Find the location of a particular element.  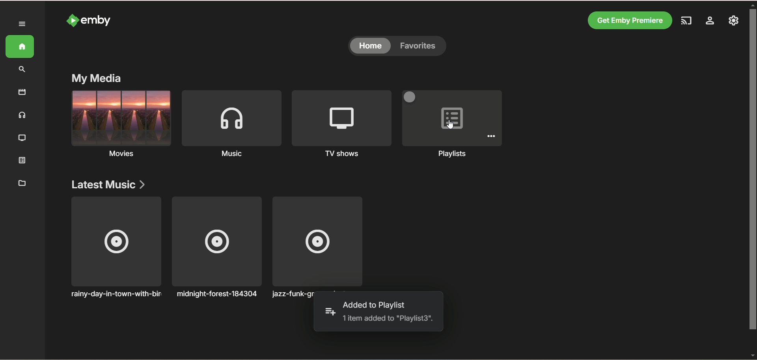

Music album is located at coordinates (115, 248).